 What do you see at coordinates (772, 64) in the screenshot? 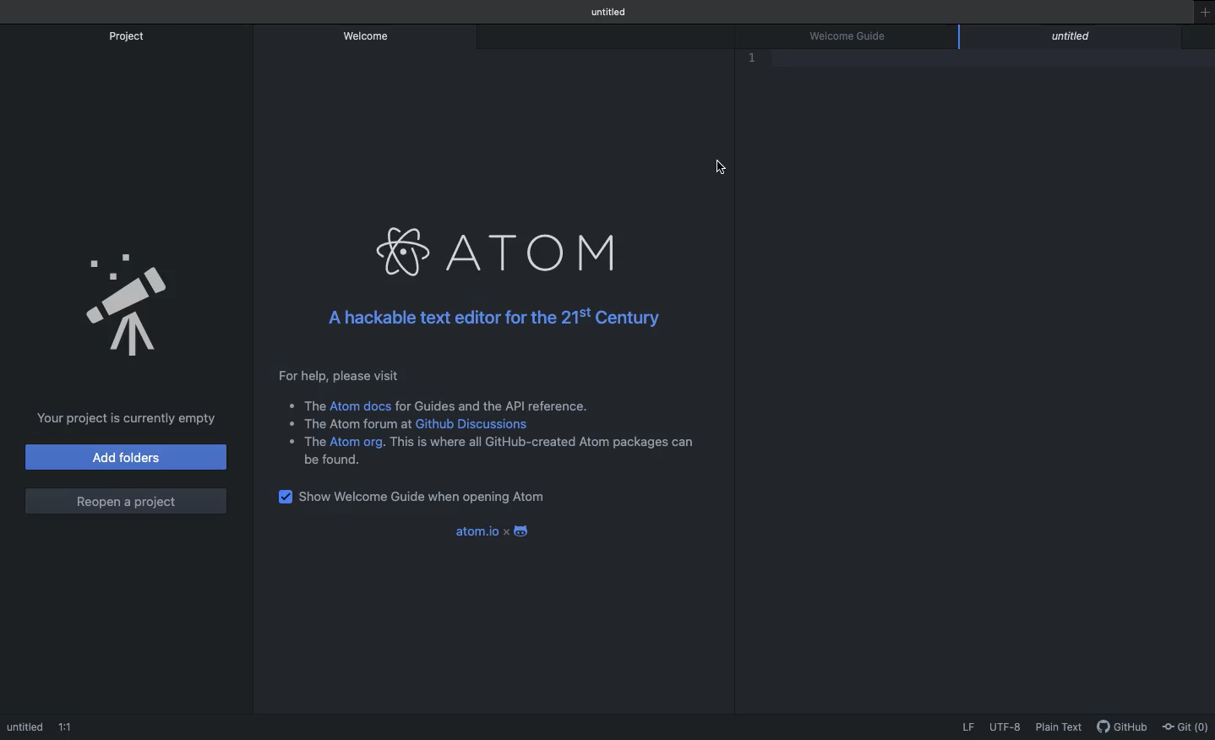
I see `Line numbering` at bounding box center [772, 64].